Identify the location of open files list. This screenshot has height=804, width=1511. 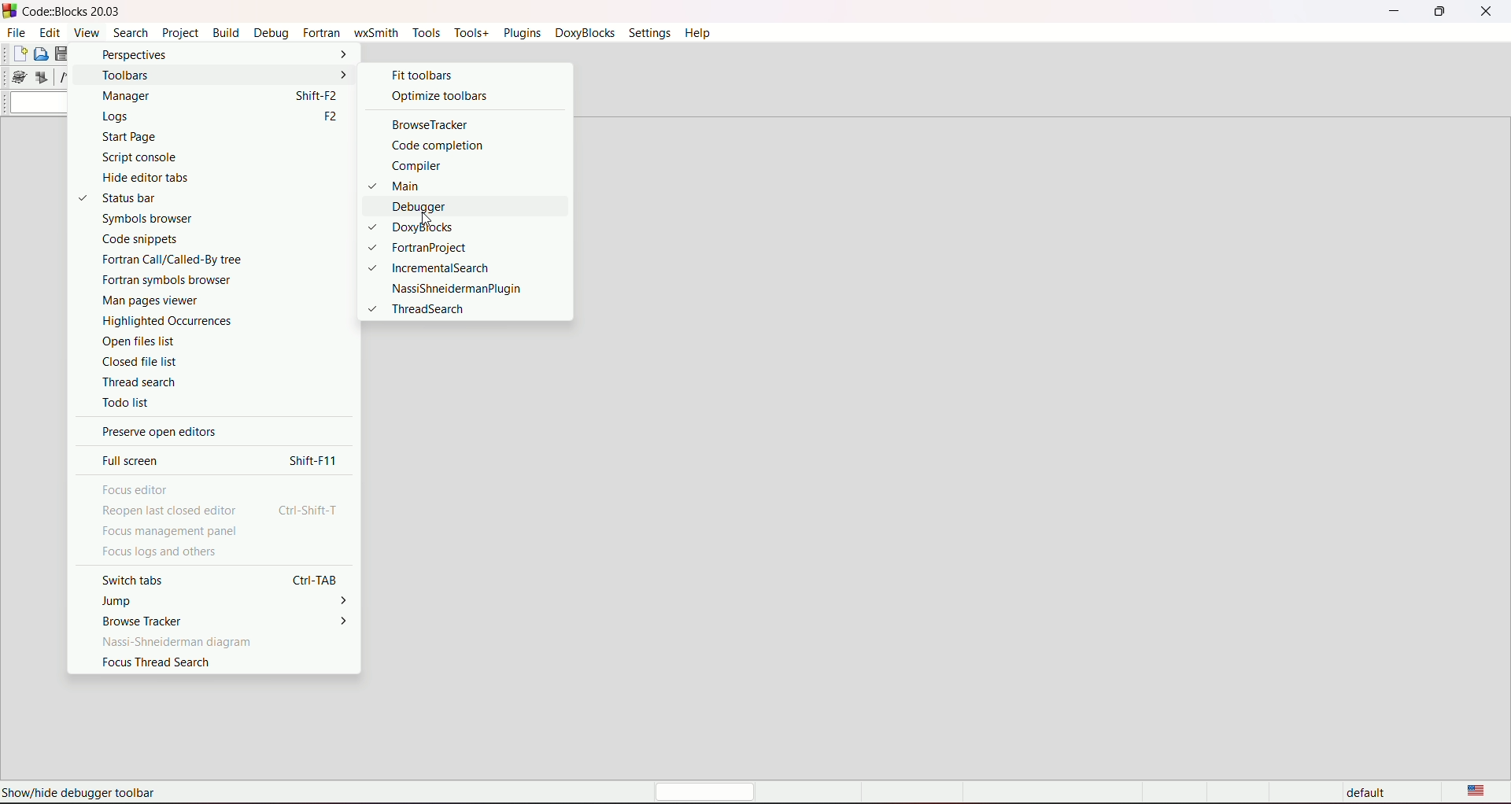
(204, 341).